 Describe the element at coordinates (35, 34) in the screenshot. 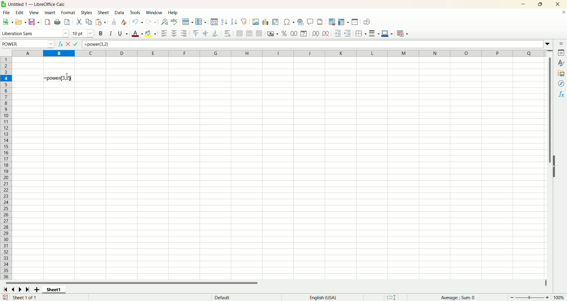

I see `font name` at that location.